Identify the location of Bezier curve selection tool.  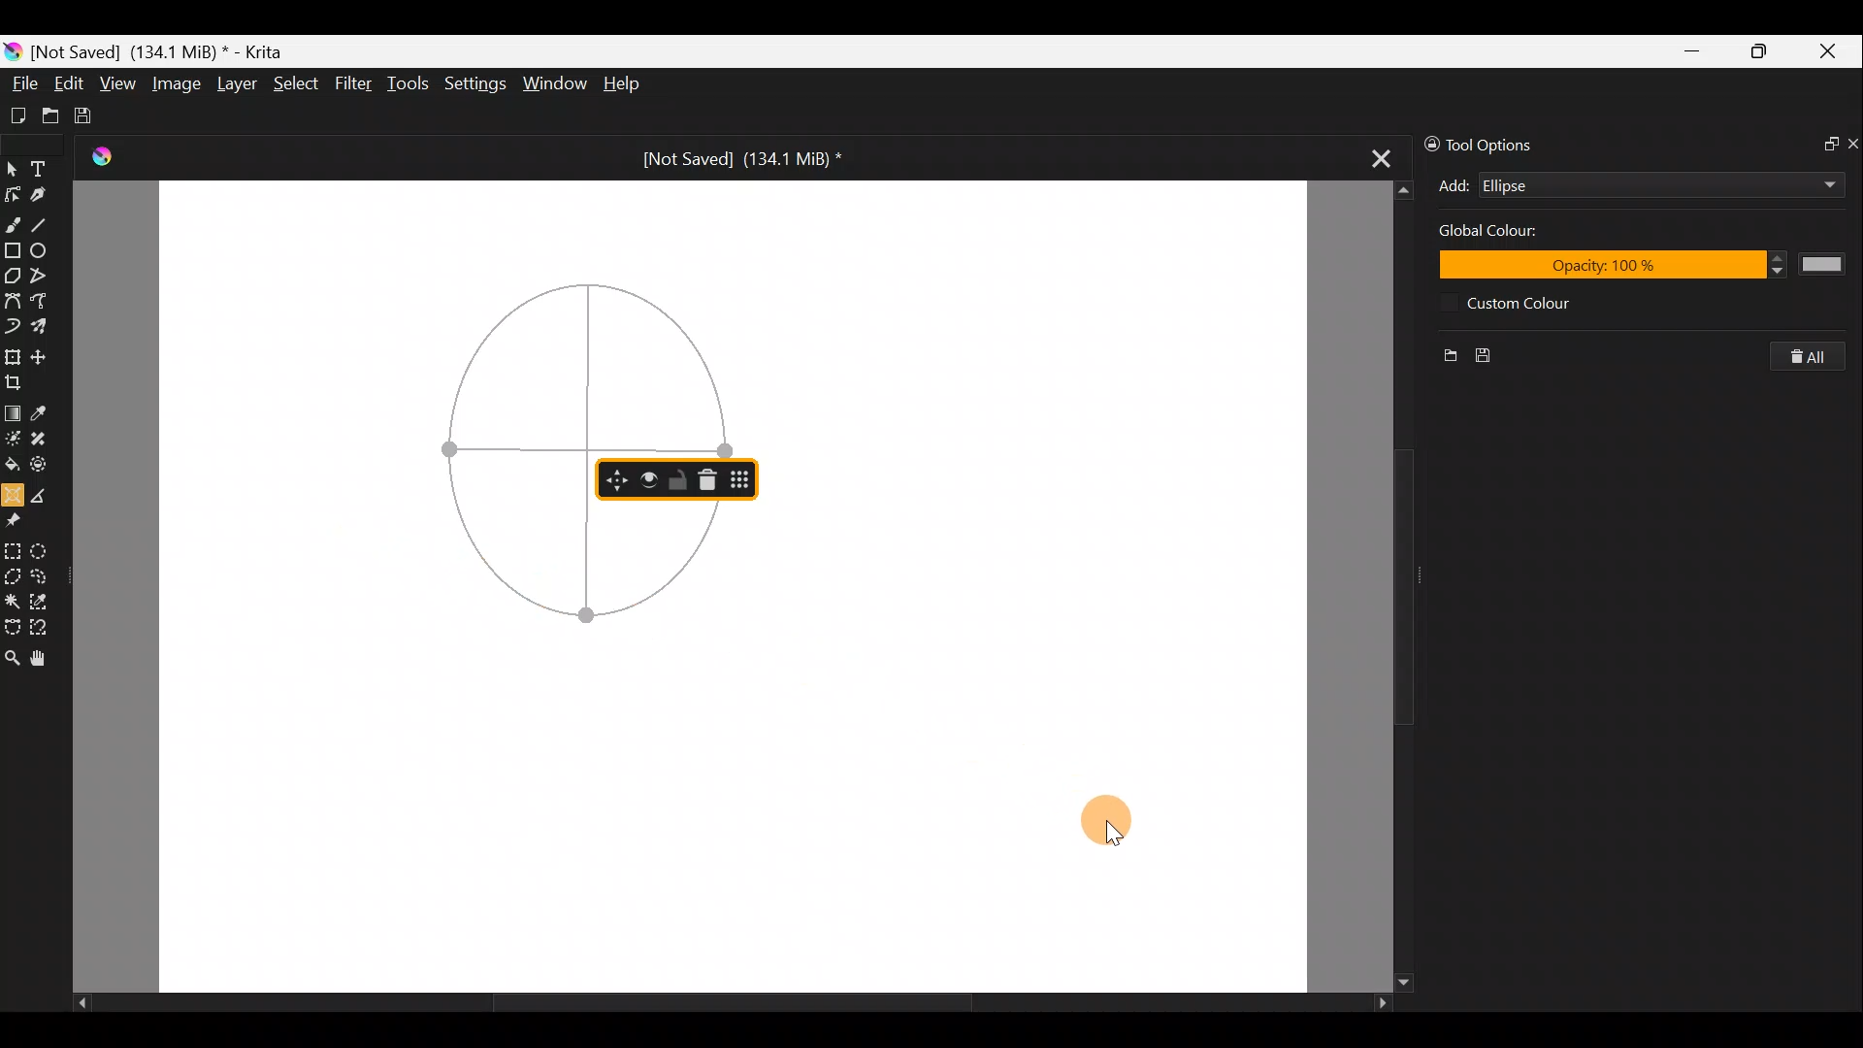
(12, 629).